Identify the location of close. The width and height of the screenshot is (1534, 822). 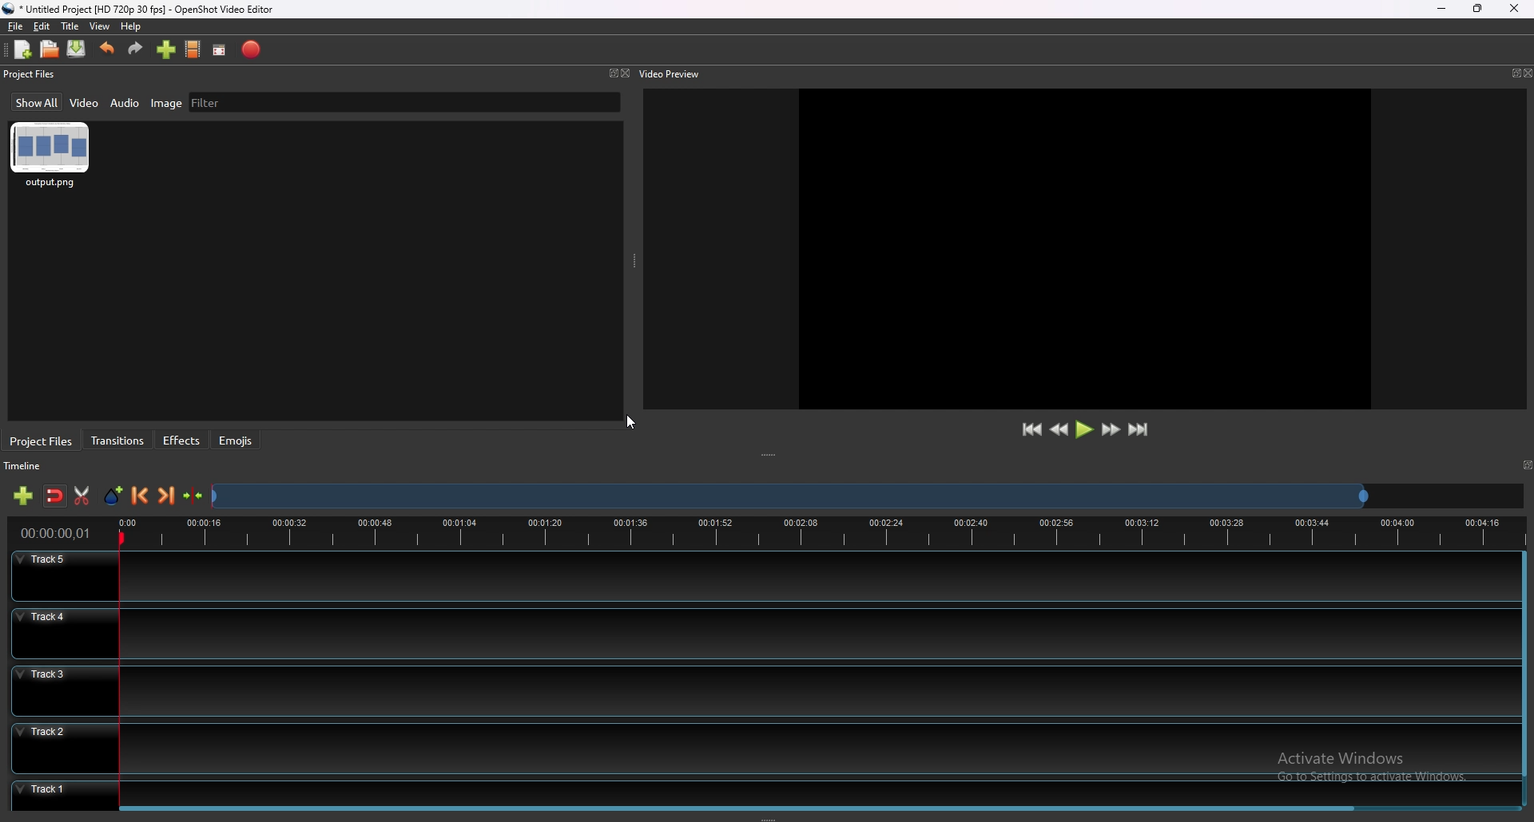
(1528, 73).